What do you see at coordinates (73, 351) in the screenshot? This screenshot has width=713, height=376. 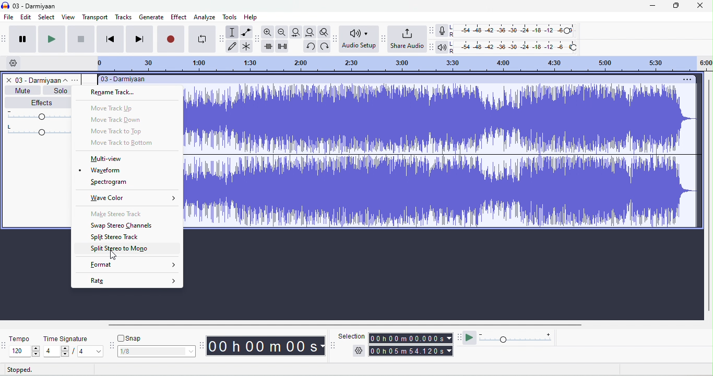 I see `select time signature` at bounding box center [73, 351].